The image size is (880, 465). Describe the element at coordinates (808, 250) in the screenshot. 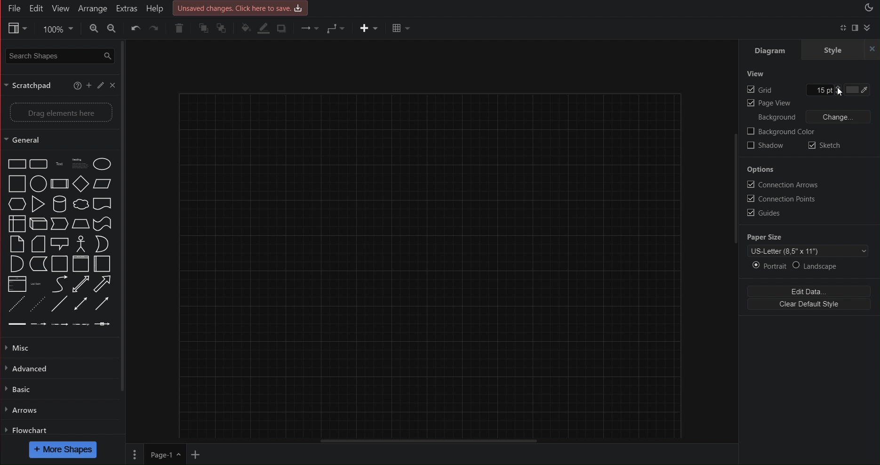

I see `US Letter (8.5 x 11)` at that location.